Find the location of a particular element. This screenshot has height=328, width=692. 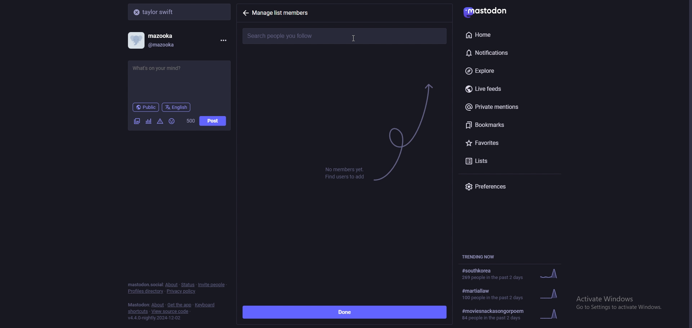

post is located at coordinates (213, 121).